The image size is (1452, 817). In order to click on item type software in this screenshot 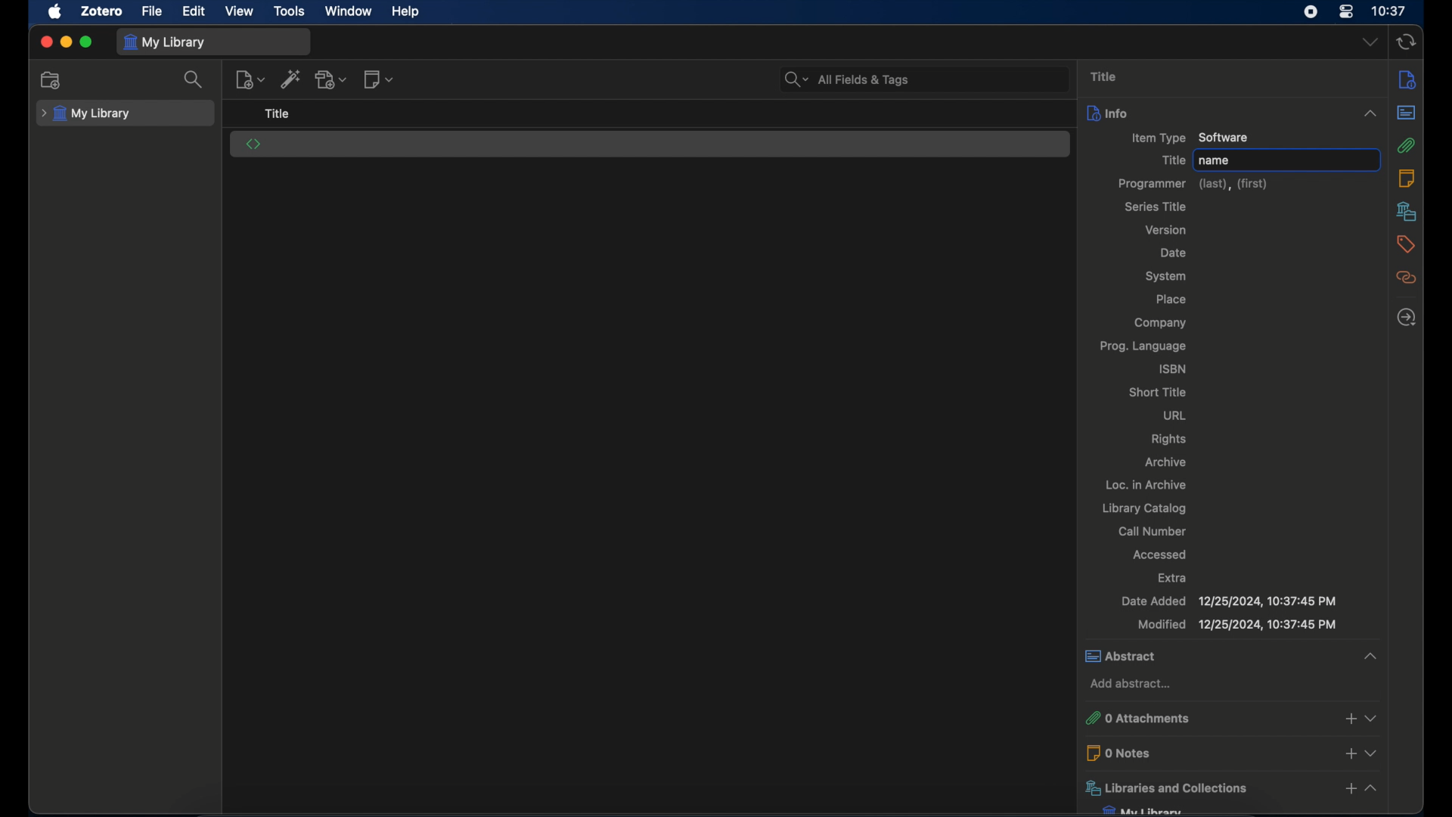, I will do `click(1188, 137)`.